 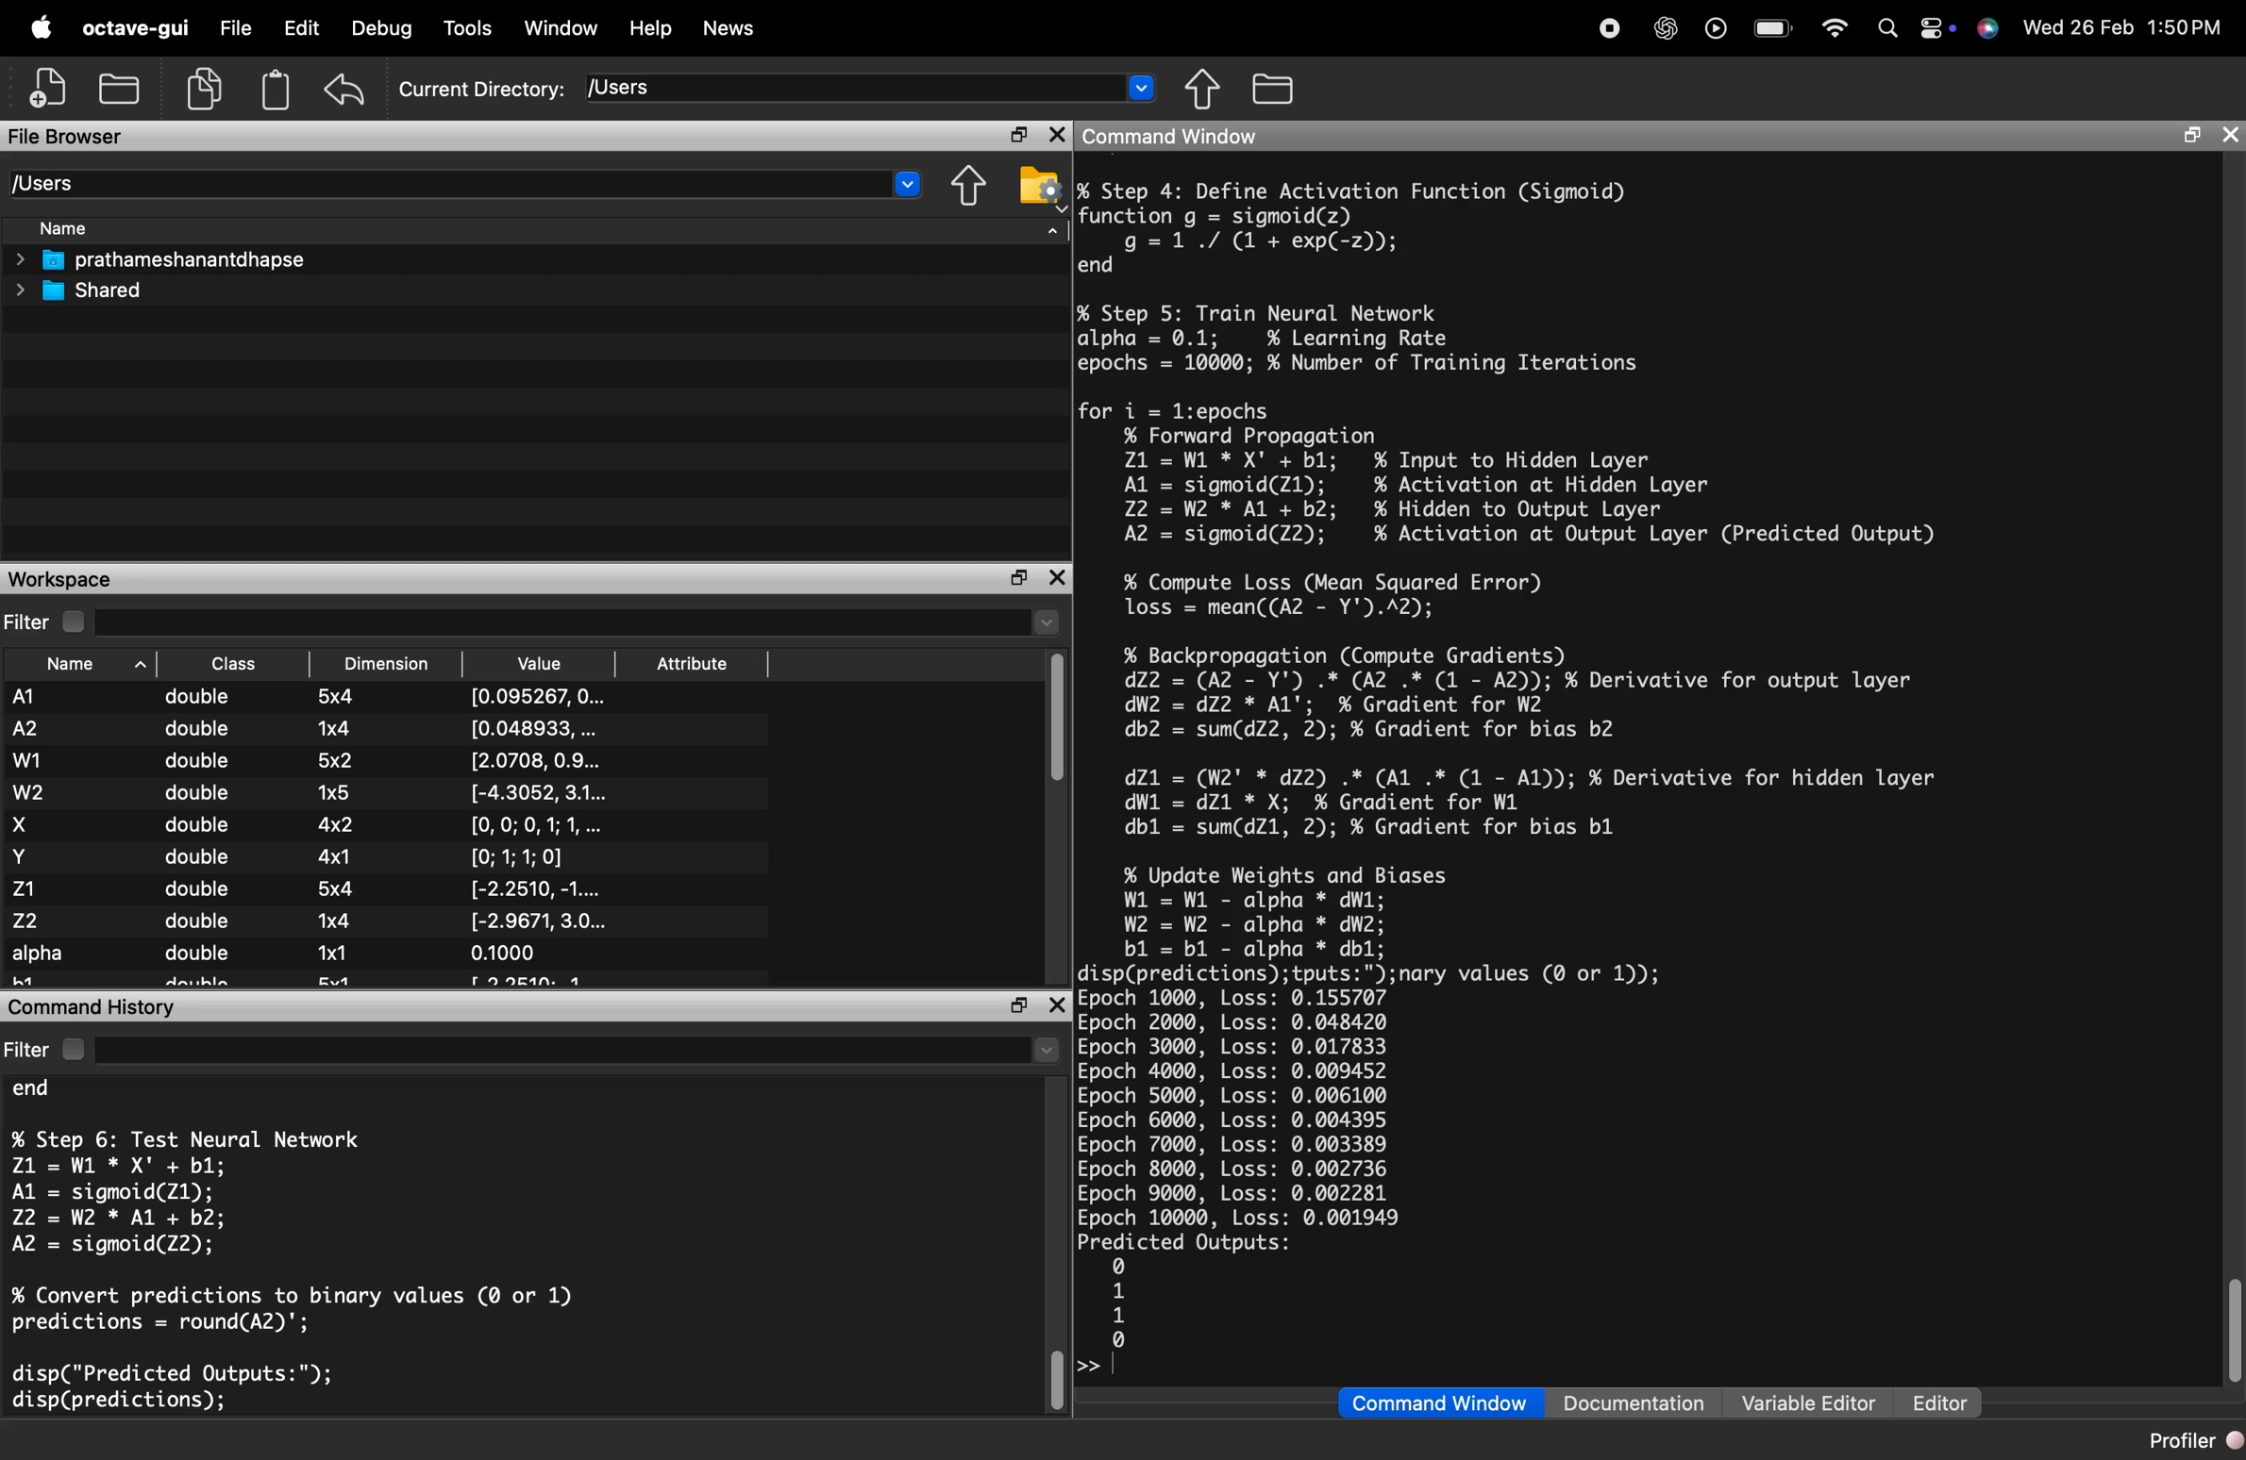 What do you see at coordinates (23, 698) in the screenshot?
I see `Al` at bounding box center [23, 698].